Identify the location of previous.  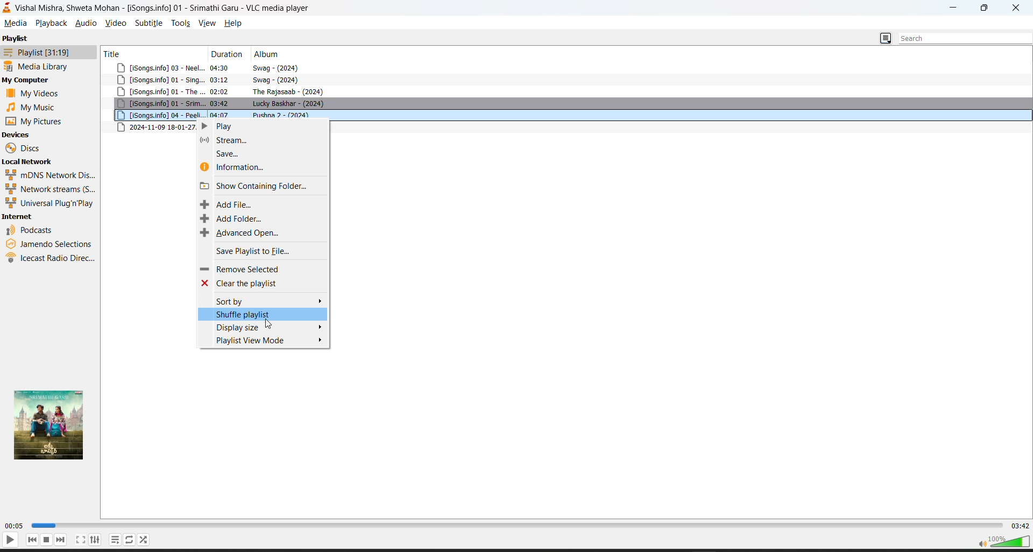
(32, 540).